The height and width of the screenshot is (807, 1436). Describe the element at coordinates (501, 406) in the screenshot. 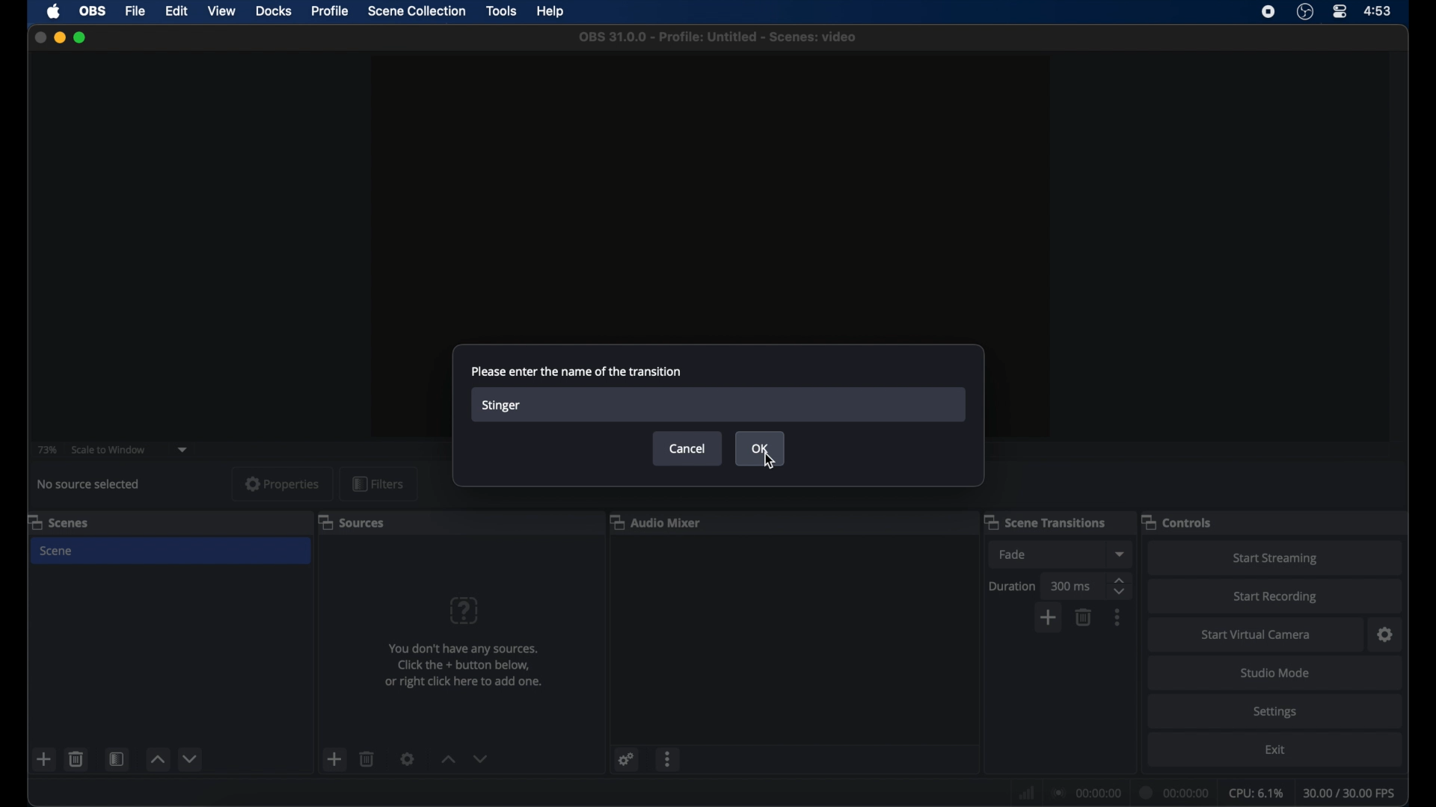

I see `stinger` at that location.